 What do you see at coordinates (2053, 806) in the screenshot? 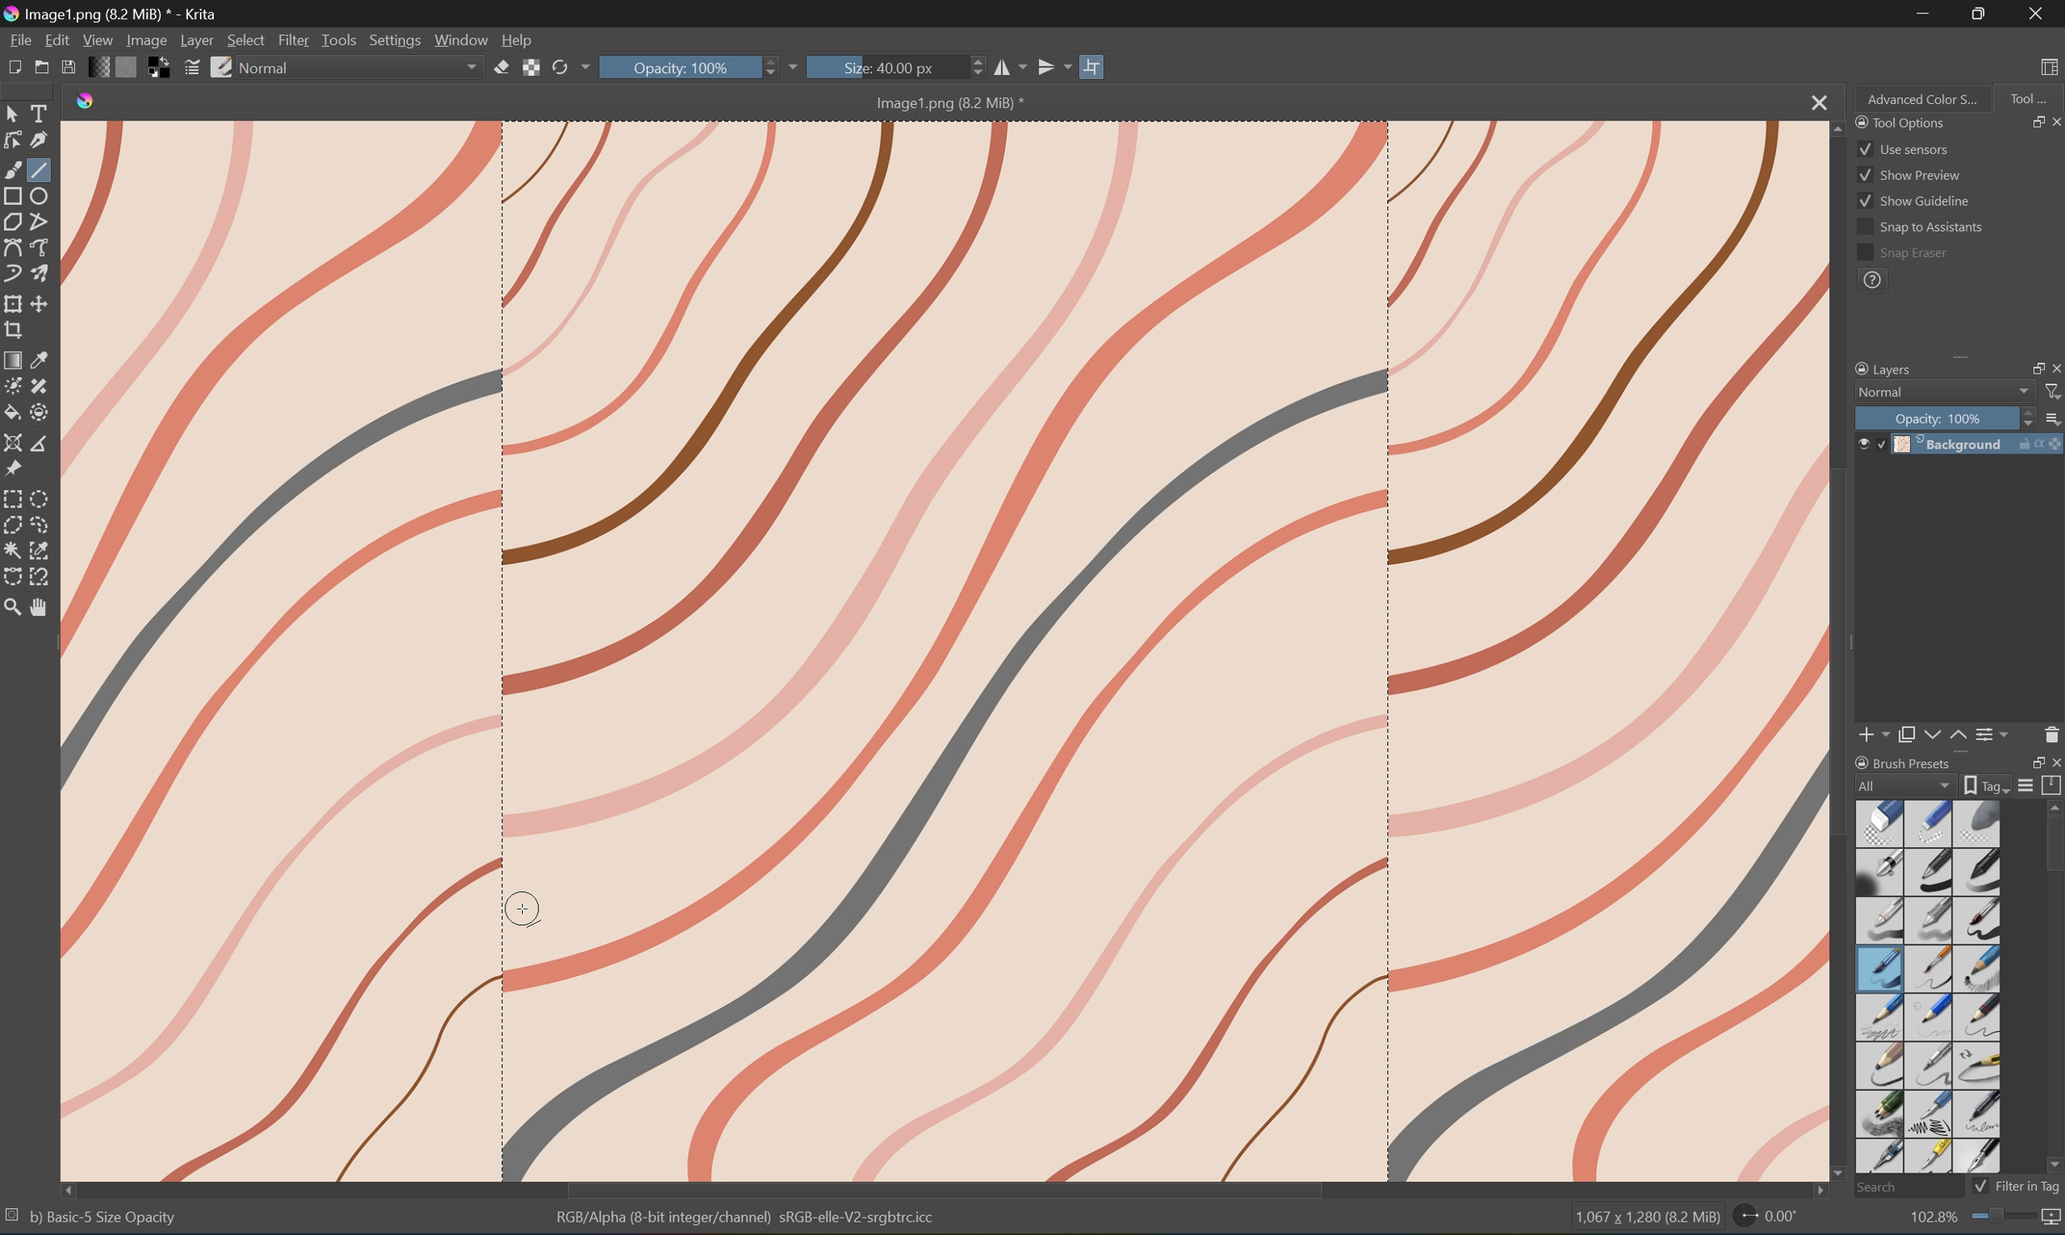
I see `Scroll Up` at bounding box center [2053, 806].